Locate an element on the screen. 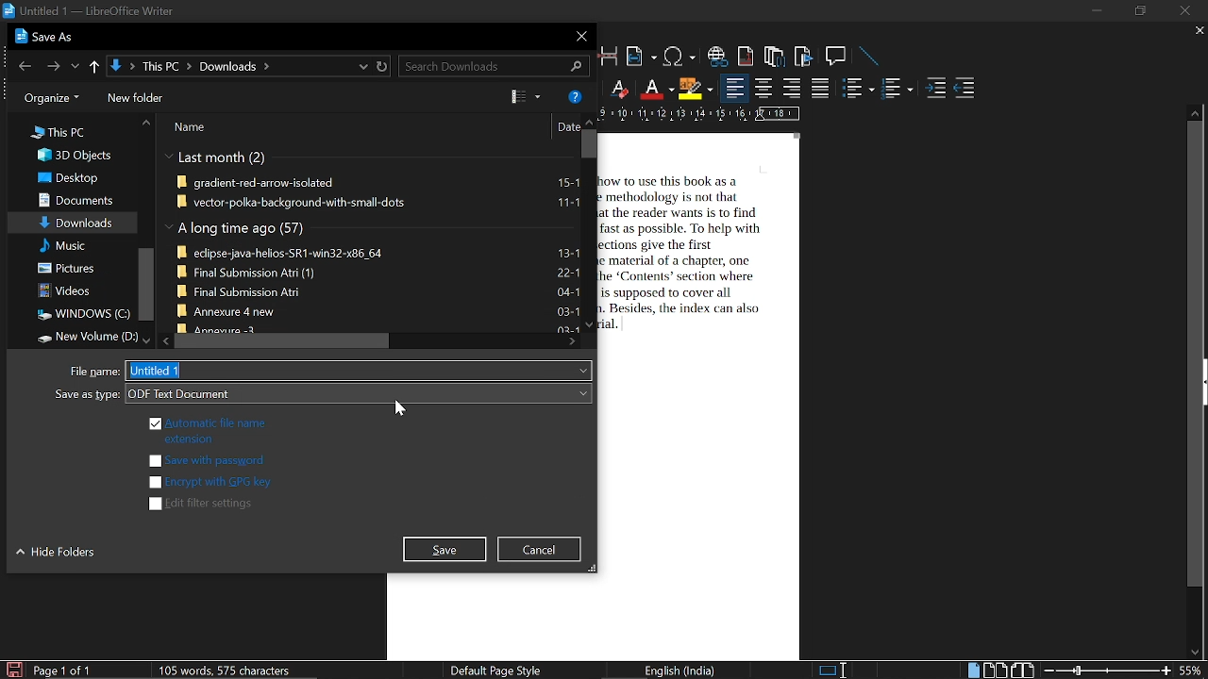 The image size is (1208, 679). book view is located at coordinates (1022, 671).